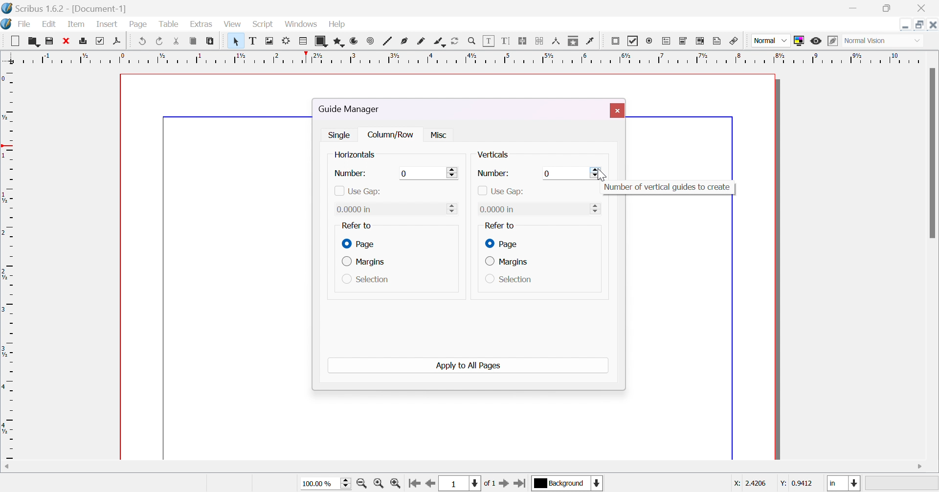  Describe the element at coordinates (440, 42) in the screenshot. I see `calligraphic line` at that location.